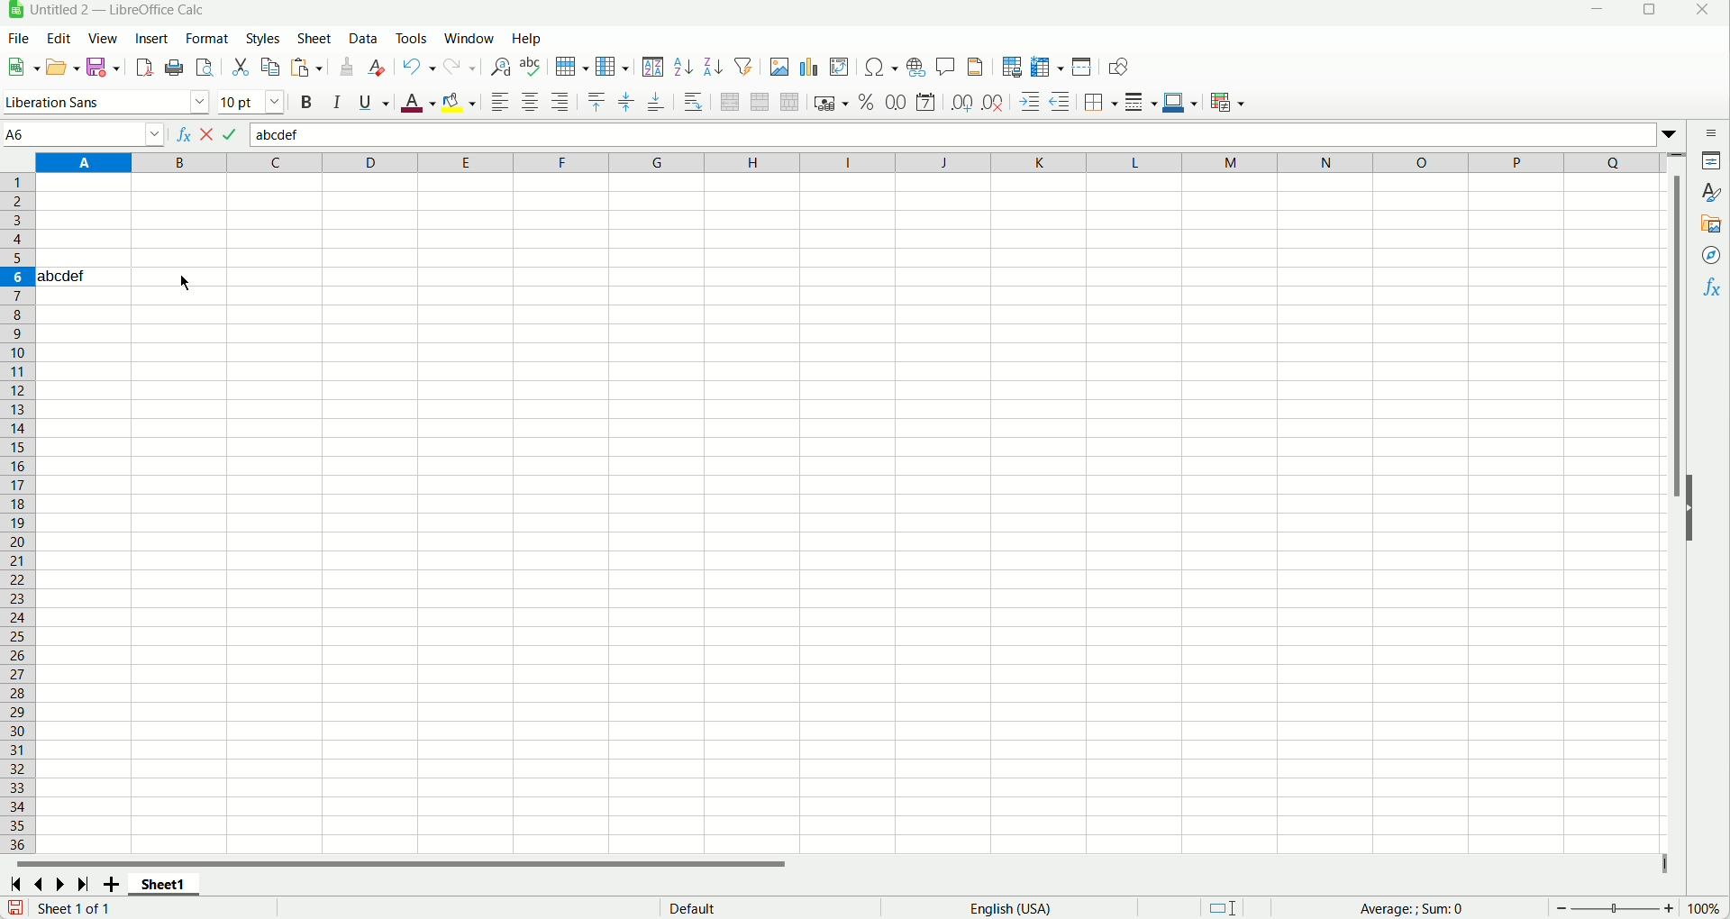 This screenshot has height=919, width=1730. What do you see at coordinates (1713, 225) in the screenshot?
I see `gallery` at bounding box center [1713, 225].